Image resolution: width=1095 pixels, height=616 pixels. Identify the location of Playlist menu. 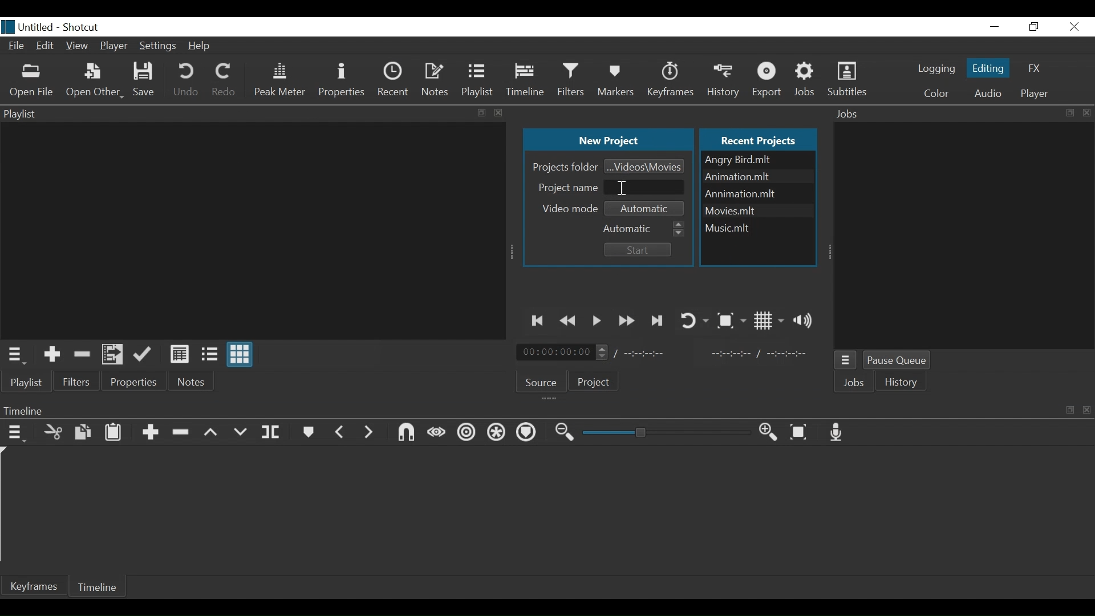
(31, 383).